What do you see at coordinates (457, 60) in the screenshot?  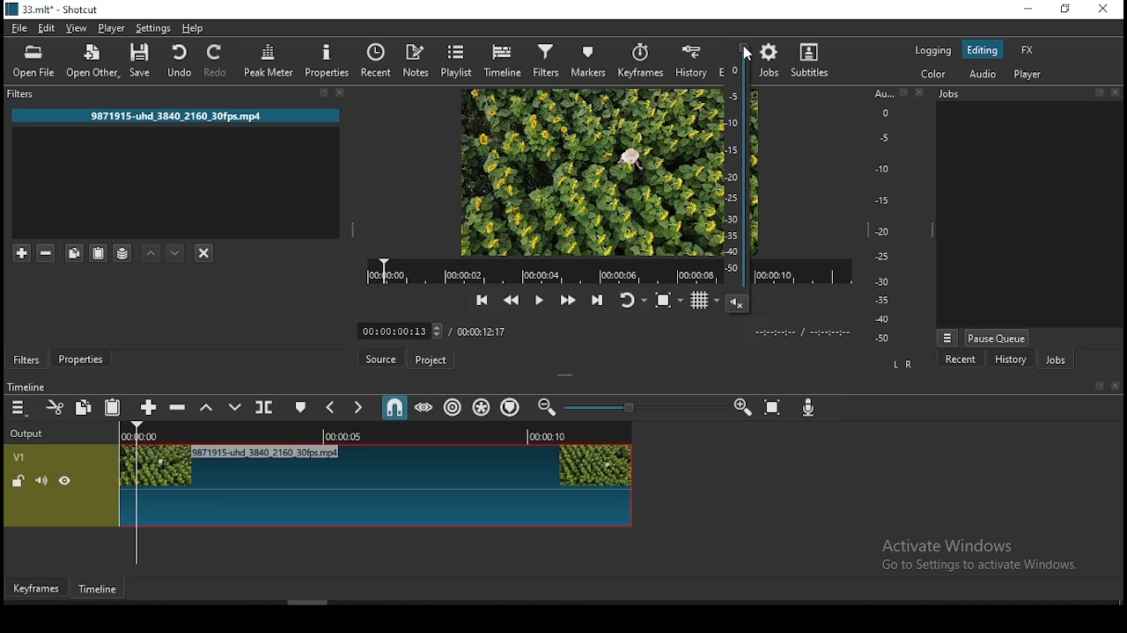 I see `playlist` at bounding box center [457, 60].